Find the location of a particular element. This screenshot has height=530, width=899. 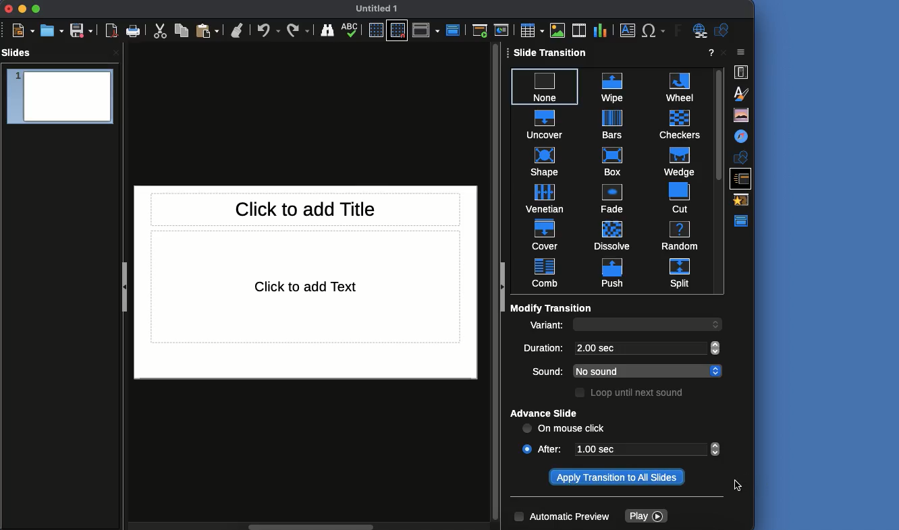

Export as PDF is located at coordinates (112, 31).